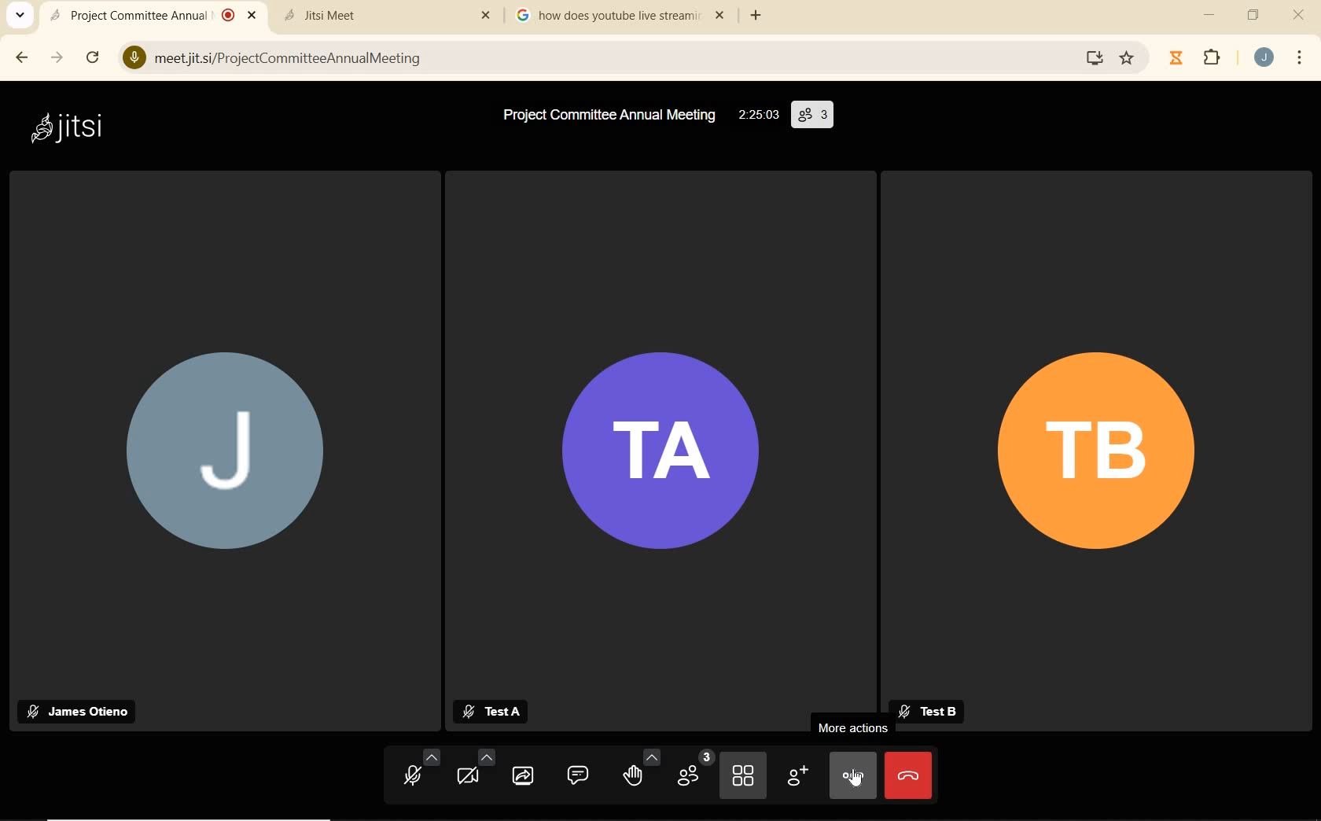 This screenshot has height=821, width=1321. What do you see at coordinates (1128, 59) in the screenshot?
I see `Bookmark ` at bounding box center [1128, 59].